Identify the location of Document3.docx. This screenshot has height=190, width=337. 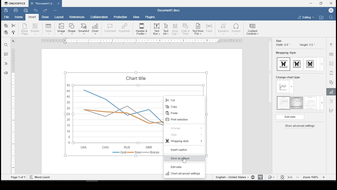
(46, 3).